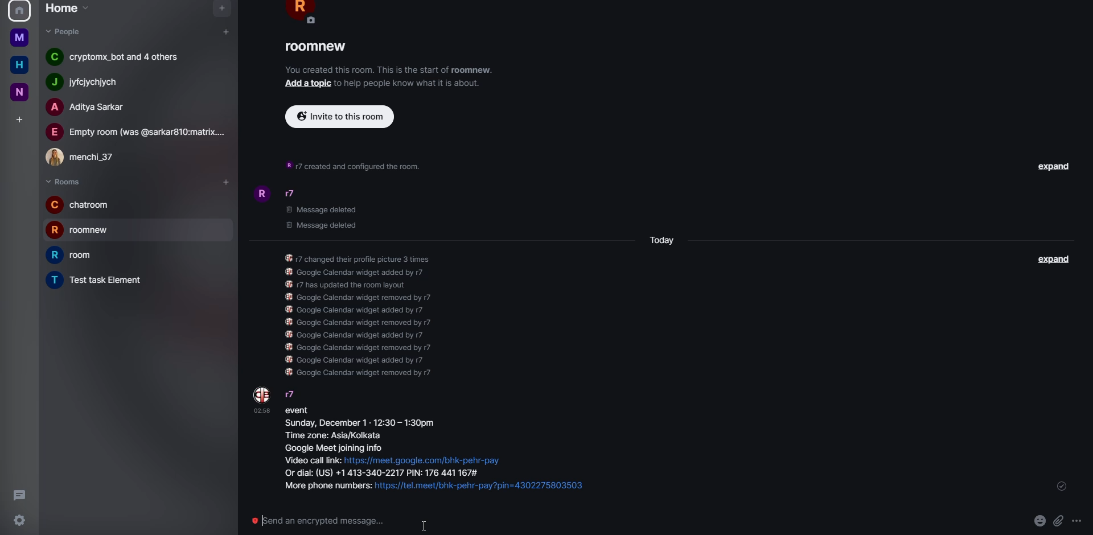  What do you see at coordinates (1078, 519) in the screenshot?
I see `options` at bounding box center [1078, 519].